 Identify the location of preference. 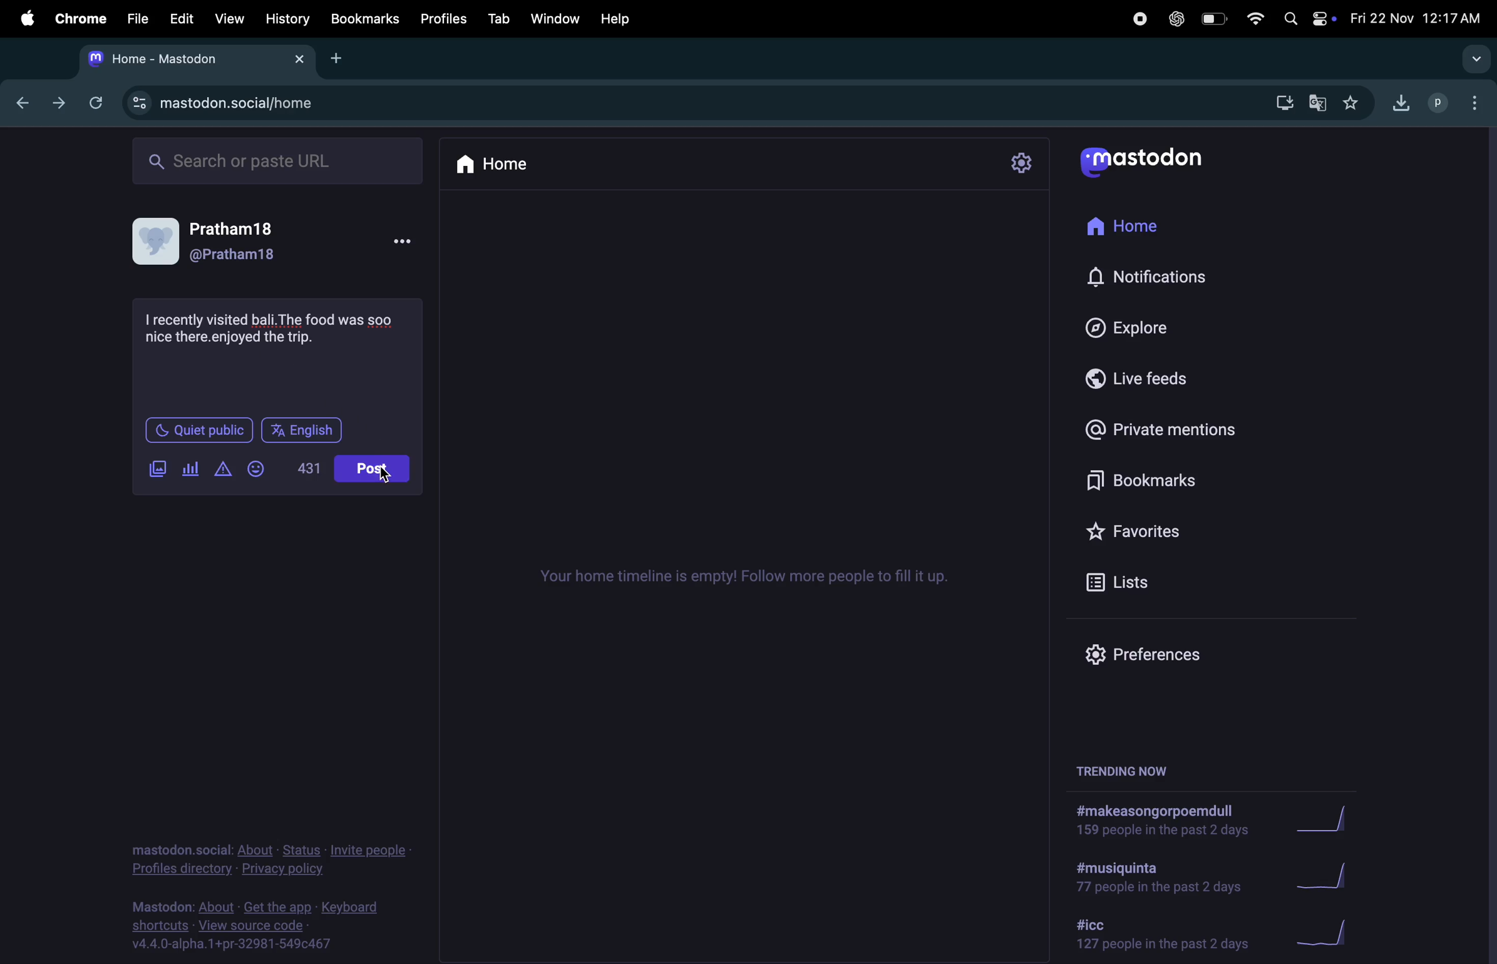
(1153, 654).